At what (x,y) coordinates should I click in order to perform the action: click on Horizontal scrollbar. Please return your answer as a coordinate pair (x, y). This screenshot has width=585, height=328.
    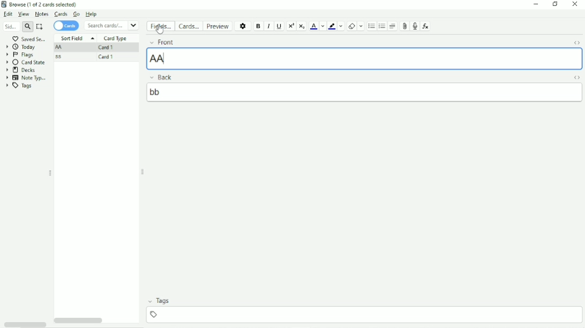
    Looking at the image, I should click on (80, 321).